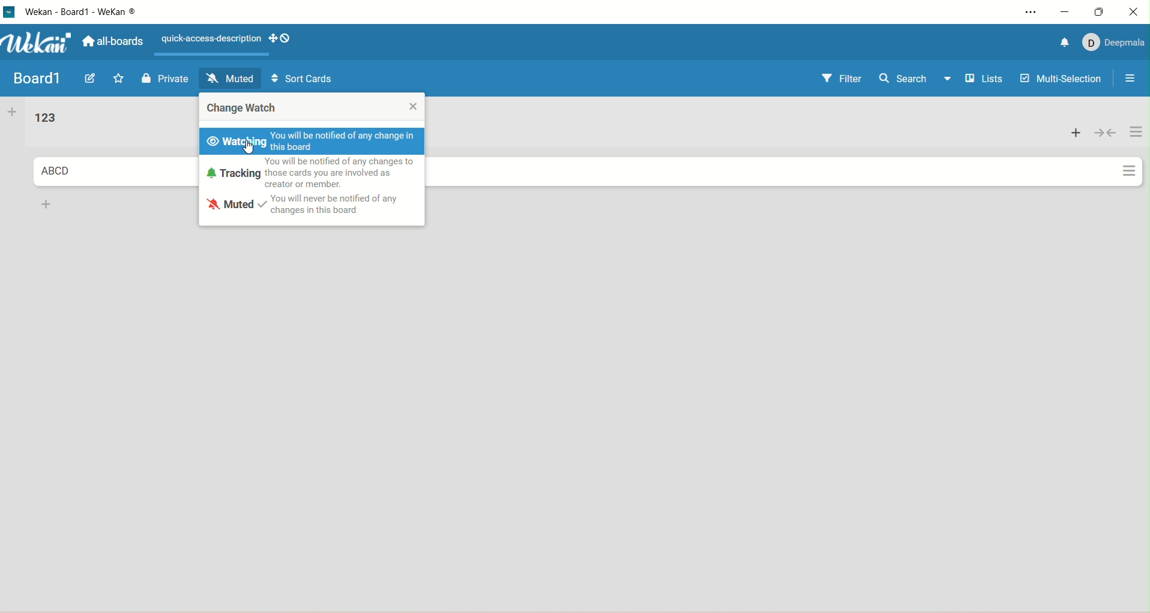  Describe the element at coordinates (1104, 130) in the screenshot. I see `collapse` at that location.